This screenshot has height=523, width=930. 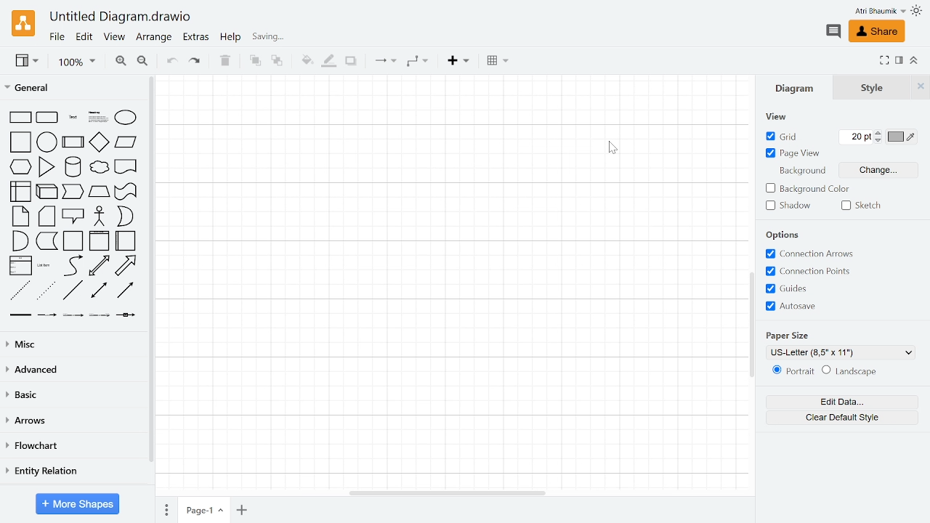 I want to click on Clear default style, so click(x=843, y=418).